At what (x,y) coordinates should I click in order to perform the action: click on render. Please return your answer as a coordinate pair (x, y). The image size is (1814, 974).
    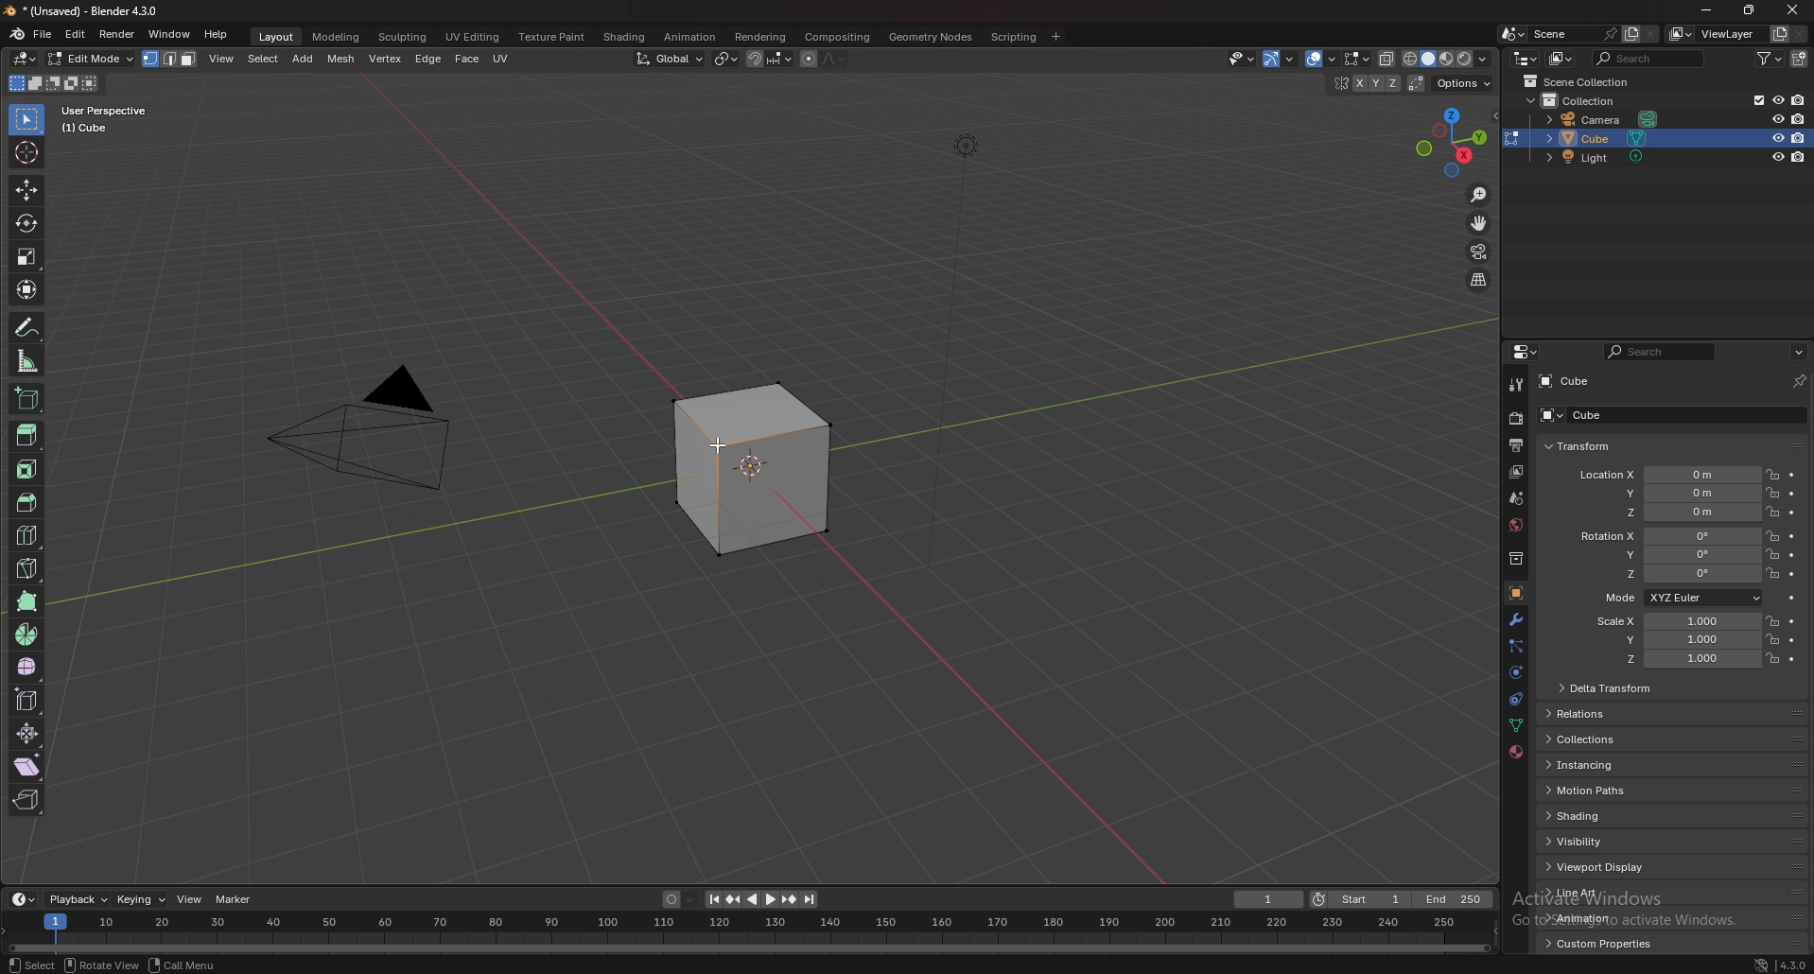
    Looking at the image, I should click on (118, 35).